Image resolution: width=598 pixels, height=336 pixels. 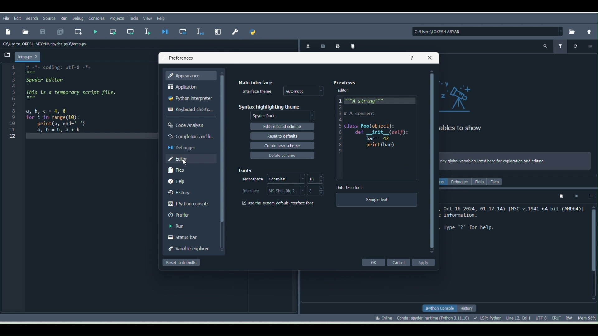 I want to click on Variable explorer, so click(x=187, y=248).